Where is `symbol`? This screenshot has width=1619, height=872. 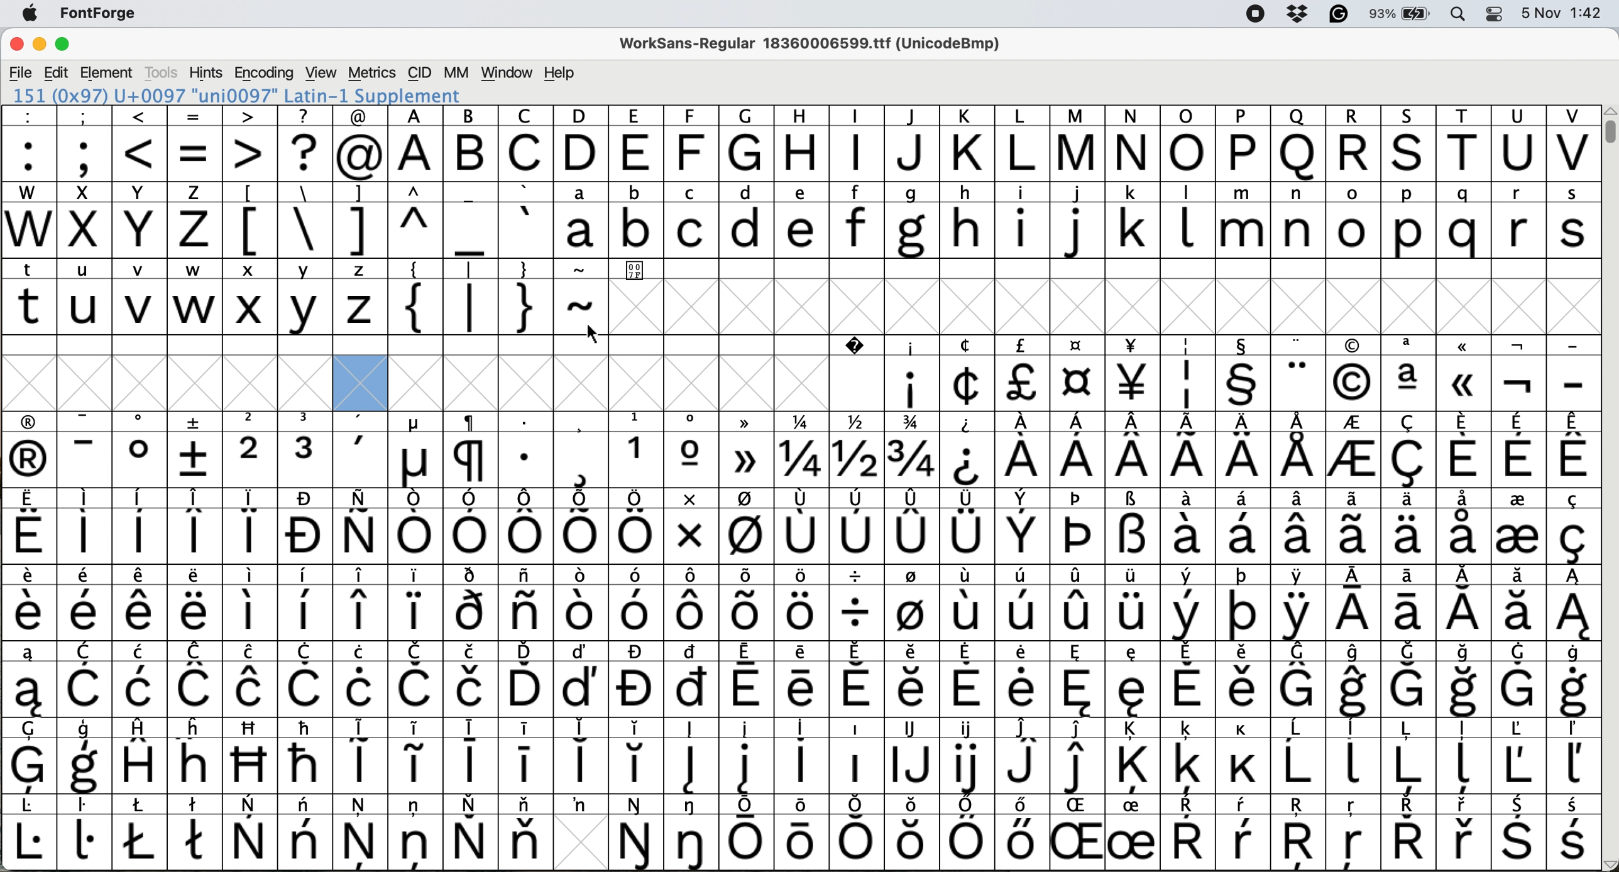 symbol is located at coordinates (1465, 833).